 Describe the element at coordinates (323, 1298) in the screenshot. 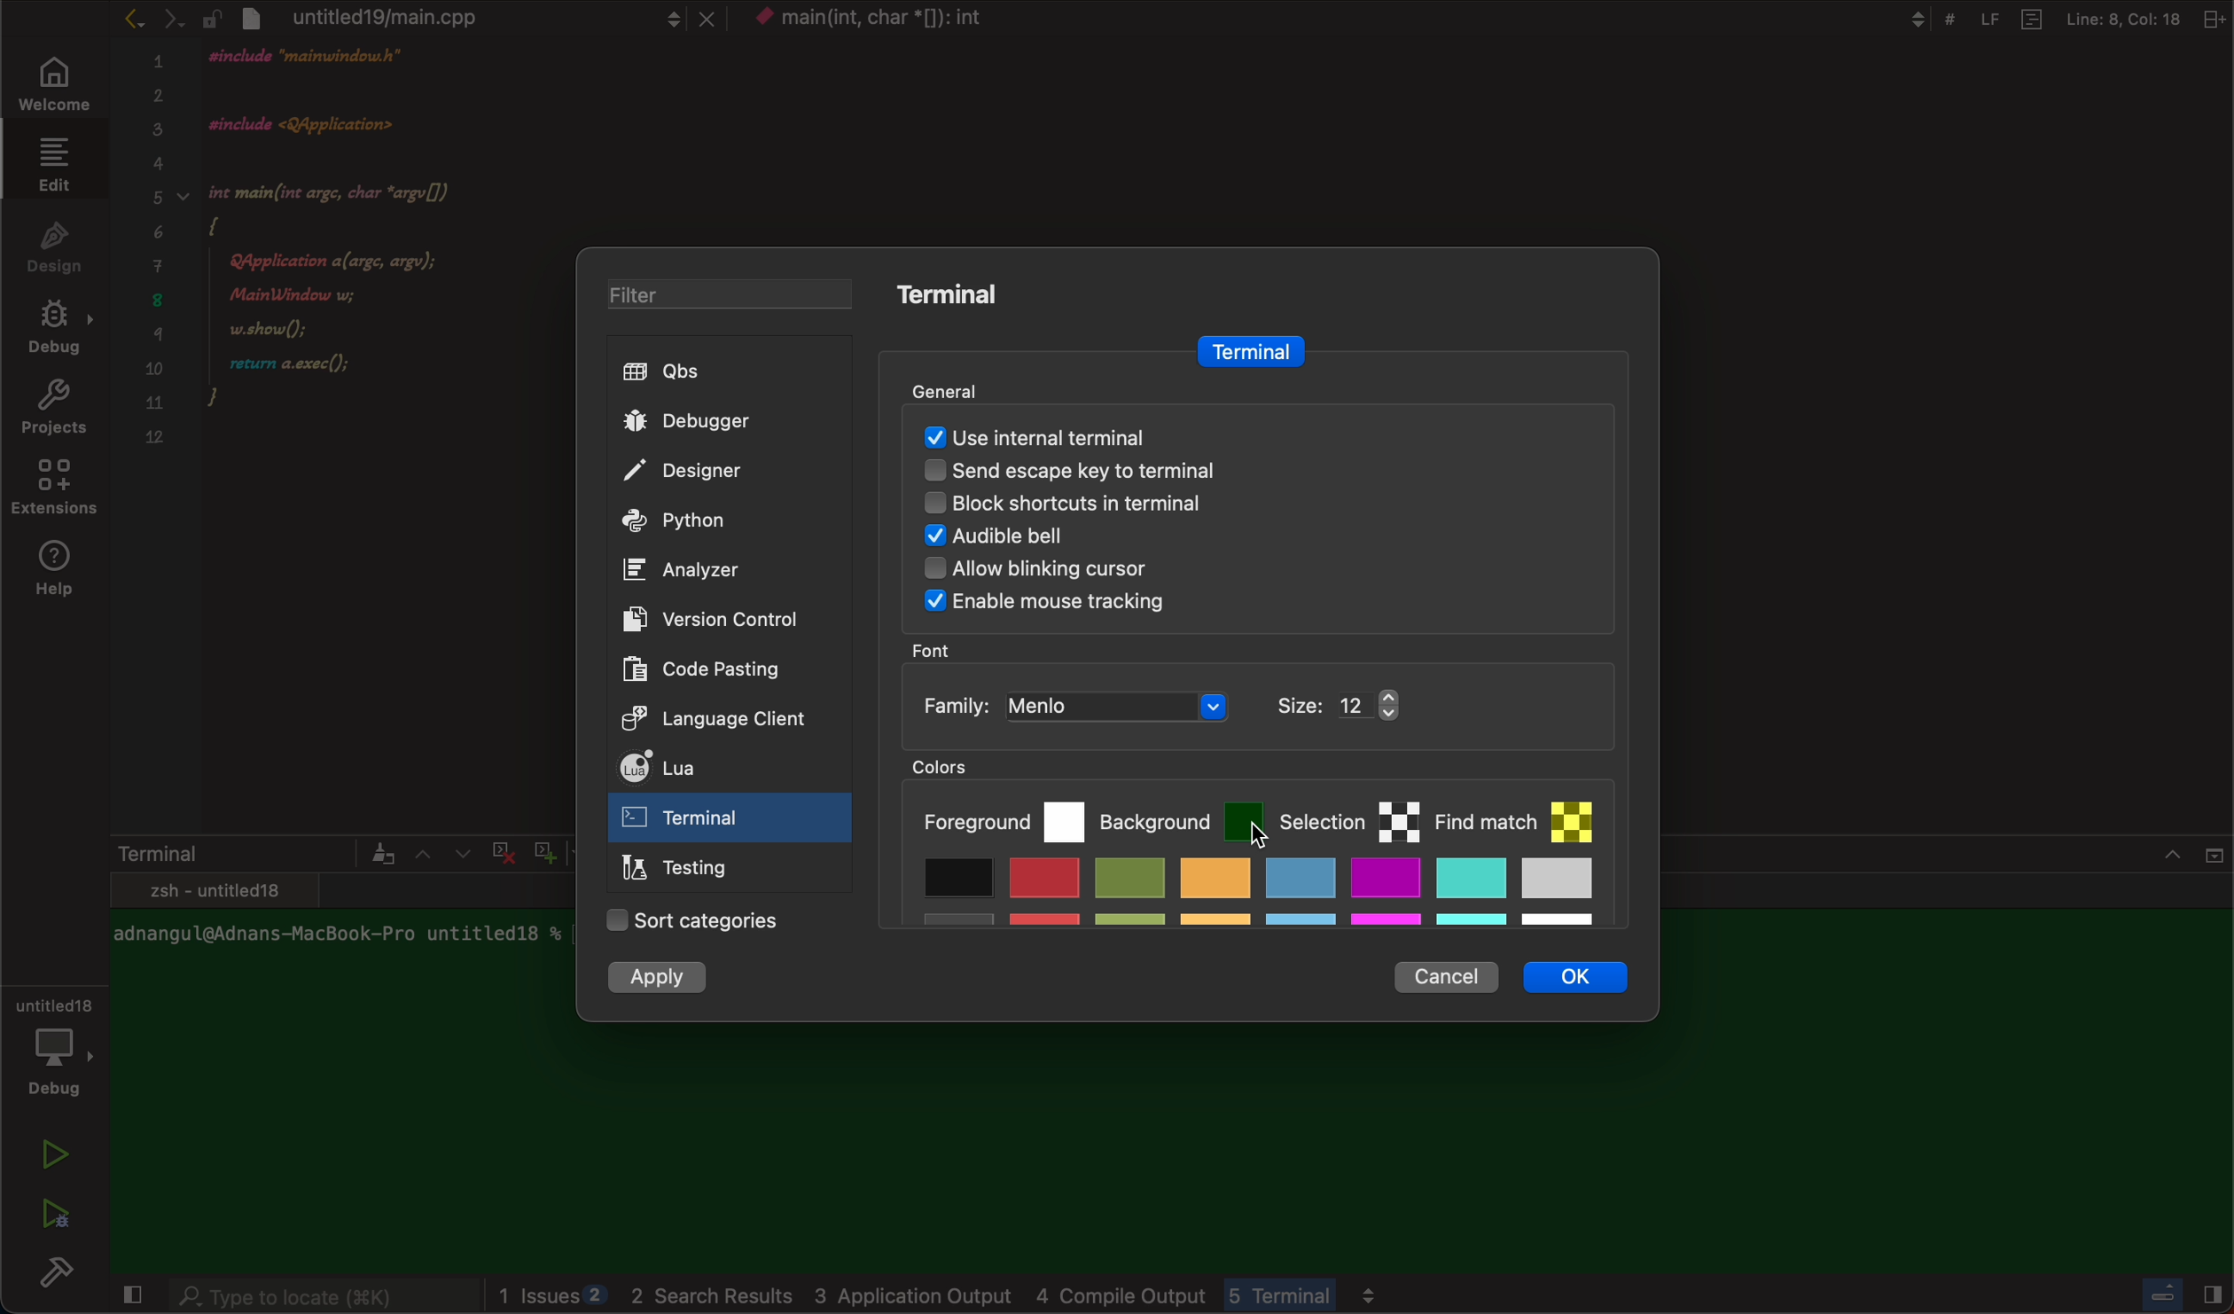

I see `search` at that location.